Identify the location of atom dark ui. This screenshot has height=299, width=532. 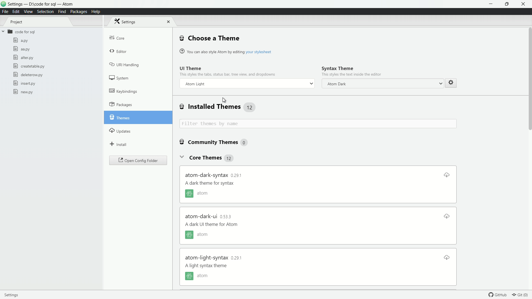
(209, 216).